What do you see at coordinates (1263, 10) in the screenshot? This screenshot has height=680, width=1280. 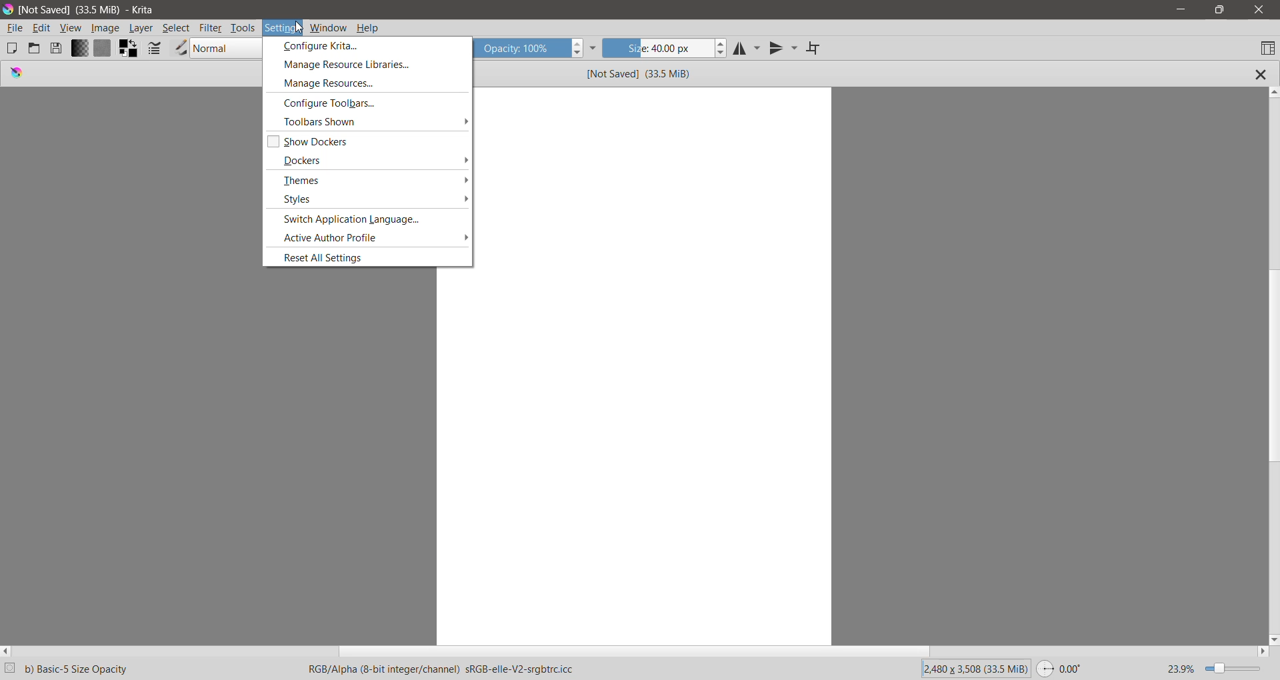 I see `Close` at bounding box center [1263, 10].